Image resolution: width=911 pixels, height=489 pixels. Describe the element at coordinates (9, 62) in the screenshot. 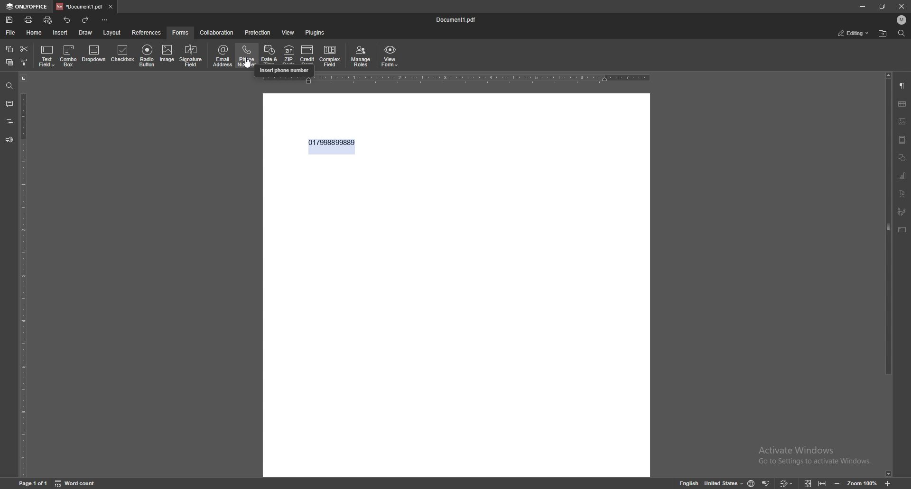

I see `paste` at that location.